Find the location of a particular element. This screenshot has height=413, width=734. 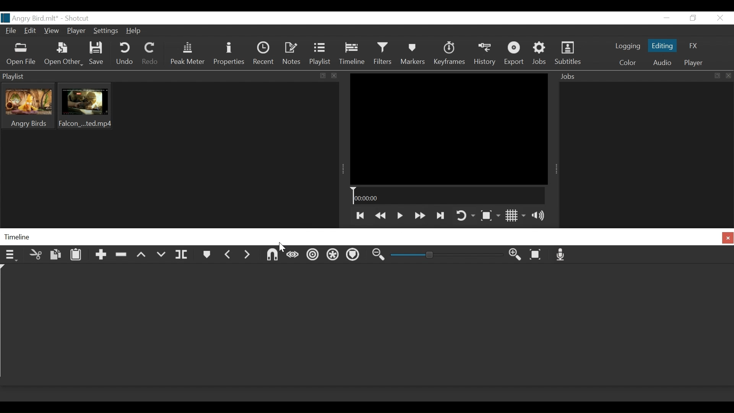

Play backward quickly is located at coordinates (380, 215).